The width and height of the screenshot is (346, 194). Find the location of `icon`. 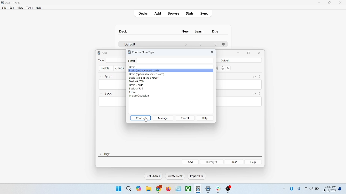

icon is located at coordinates (179, 189).